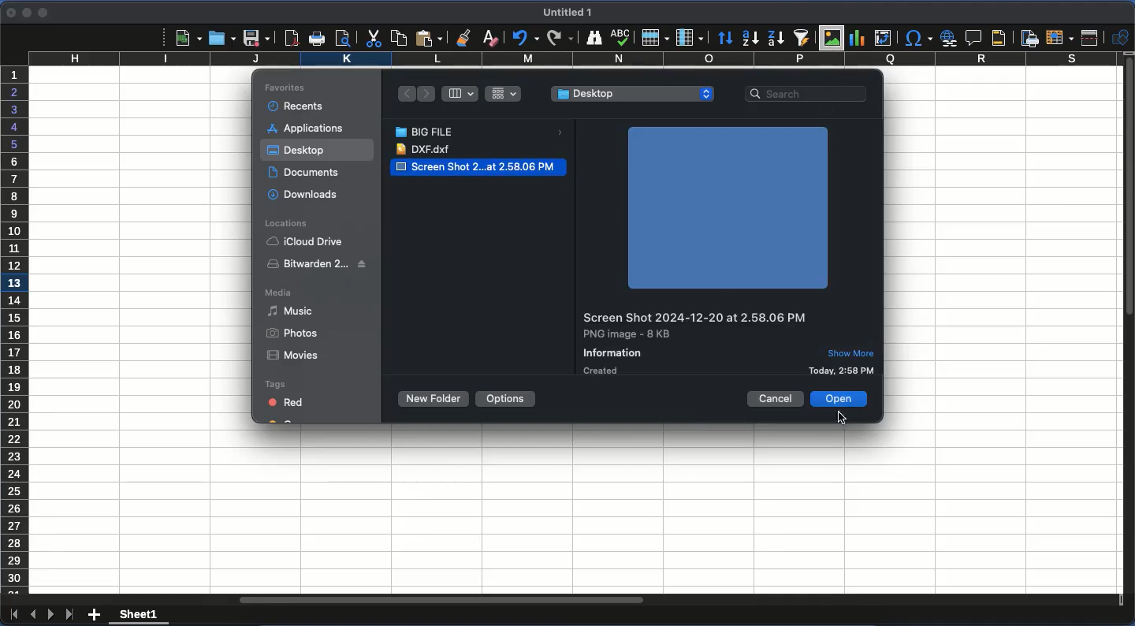  What do you see at coordinates (720, 203) in the screenshot?
I see `image` at bounding box center [720, 203].